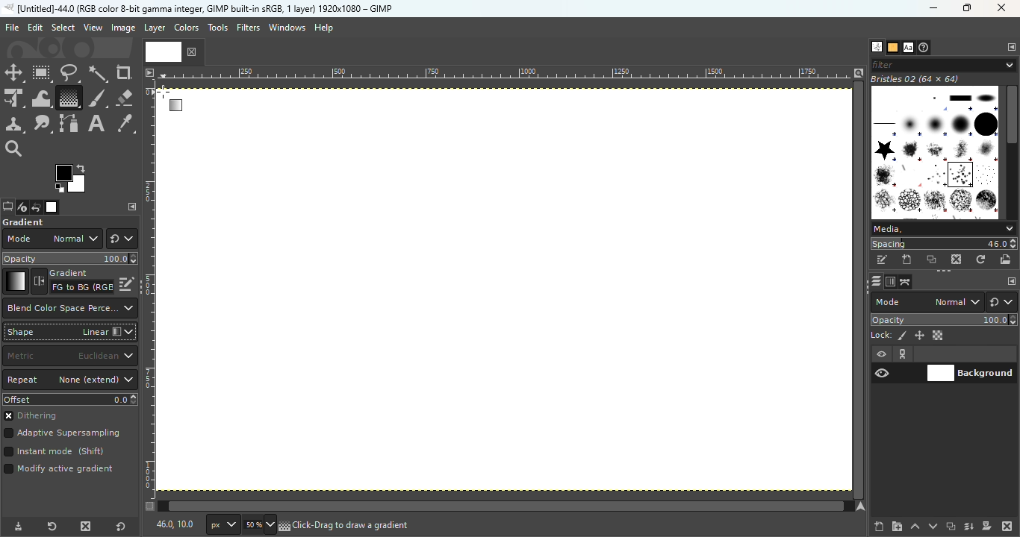 Image resolution: width=1020 pixels, height=537 pixels. I want to click on Layer, so click(154, 28).